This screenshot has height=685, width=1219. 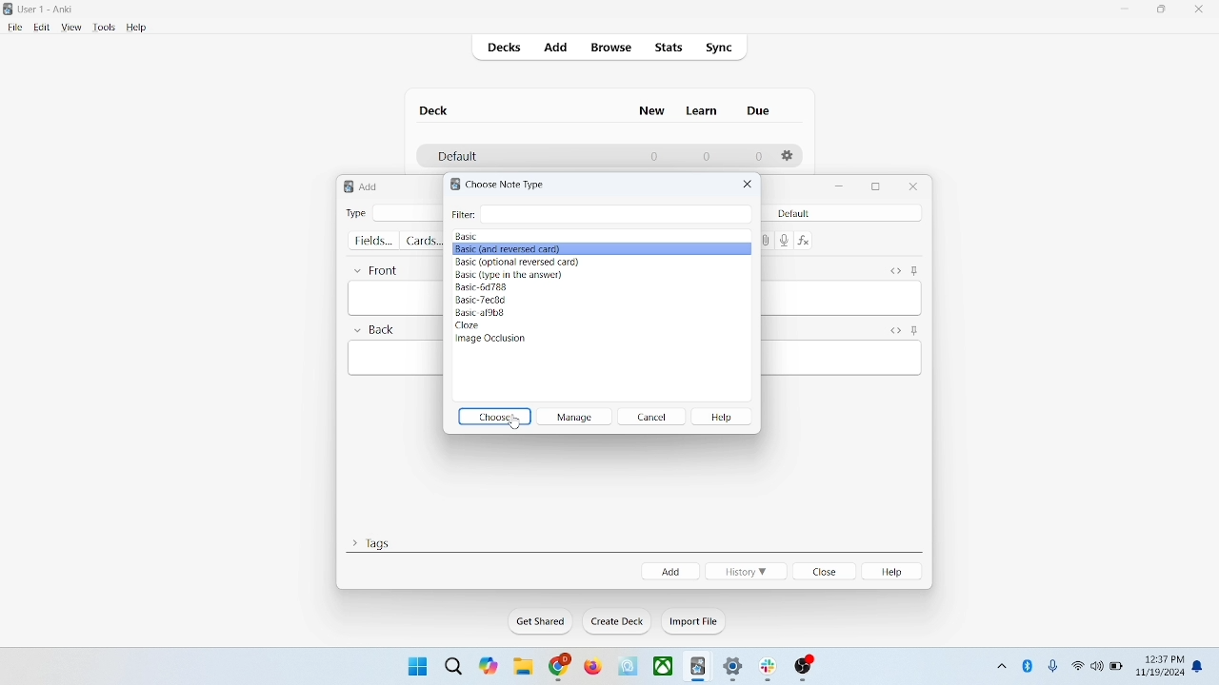 I want to click on import file, so click(x=694, y=621).